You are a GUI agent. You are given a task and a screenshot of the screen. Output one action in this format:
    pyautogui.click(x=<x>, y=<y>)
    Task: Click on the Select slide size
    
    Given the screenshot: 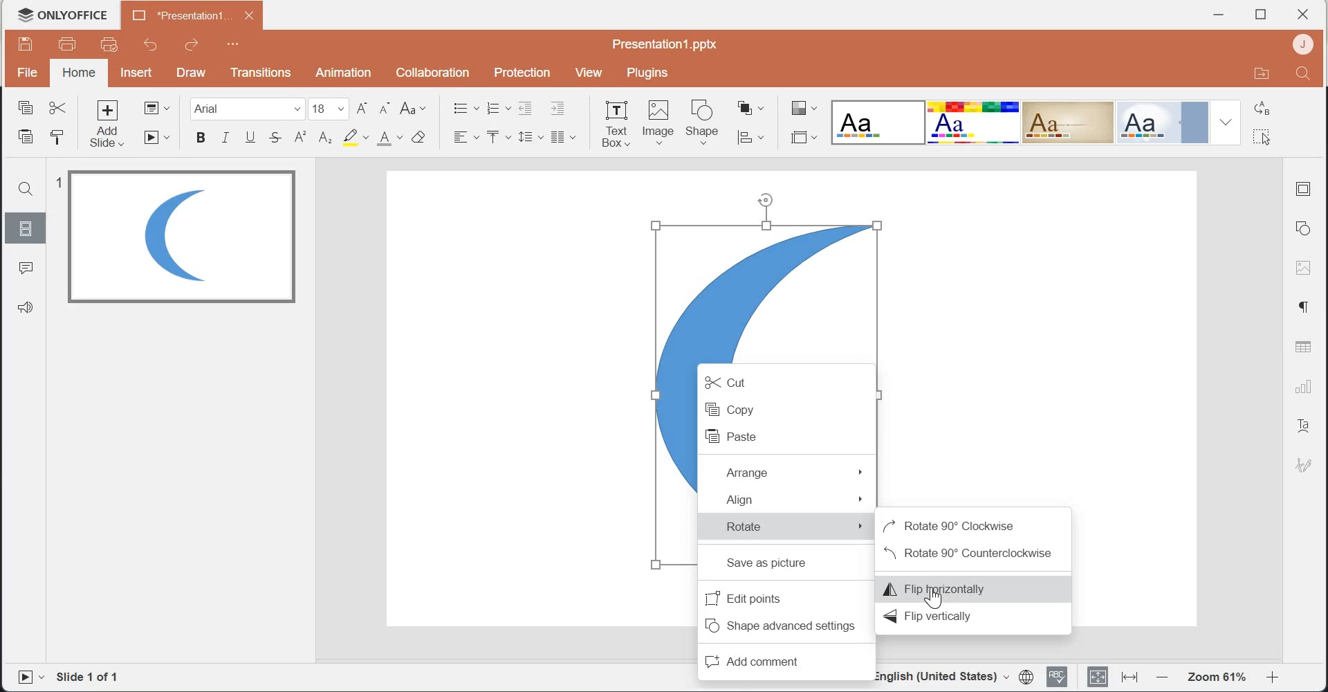 What is the action you would take?
    pyautogui.click(x=803, y=139)
    